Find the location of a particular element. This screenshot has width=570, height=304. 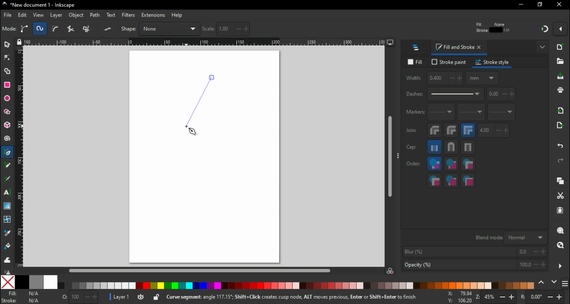

mesh tool is located at coordinates (6, 220).